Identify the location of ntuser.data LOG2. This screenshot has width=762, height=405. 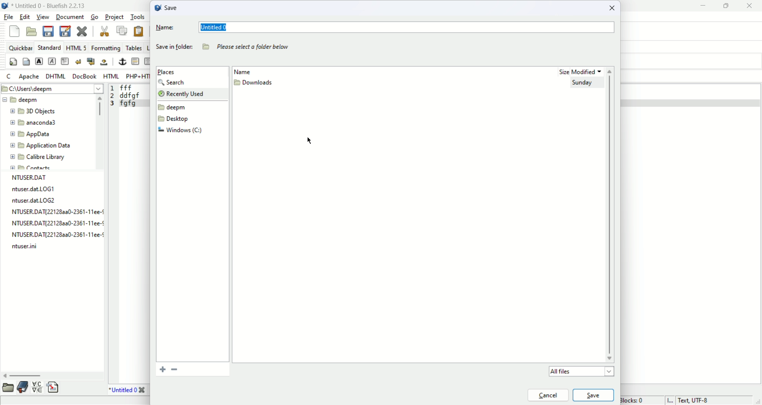
(35, 201).